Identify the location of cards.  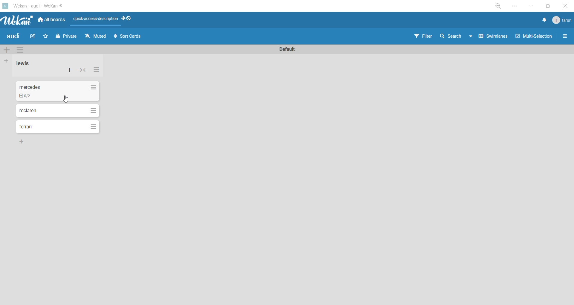
(59, 110).